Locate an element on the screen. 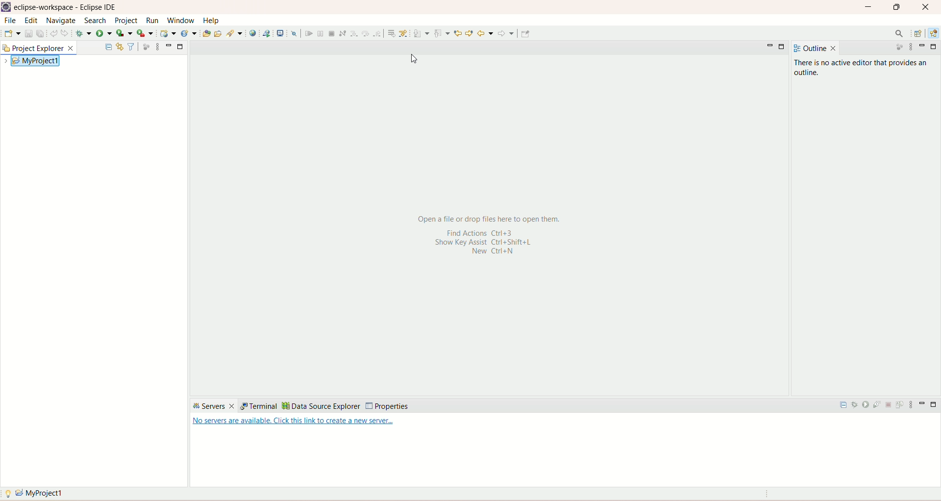  minimize is located at coordinates (168, 46).